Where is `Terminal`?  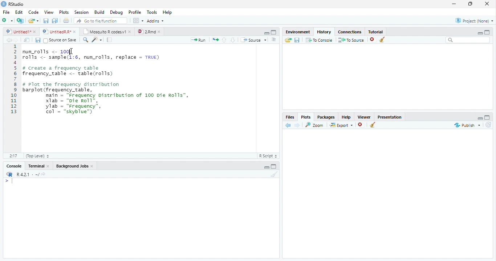 Terminal is located at coordinates (40, 166).